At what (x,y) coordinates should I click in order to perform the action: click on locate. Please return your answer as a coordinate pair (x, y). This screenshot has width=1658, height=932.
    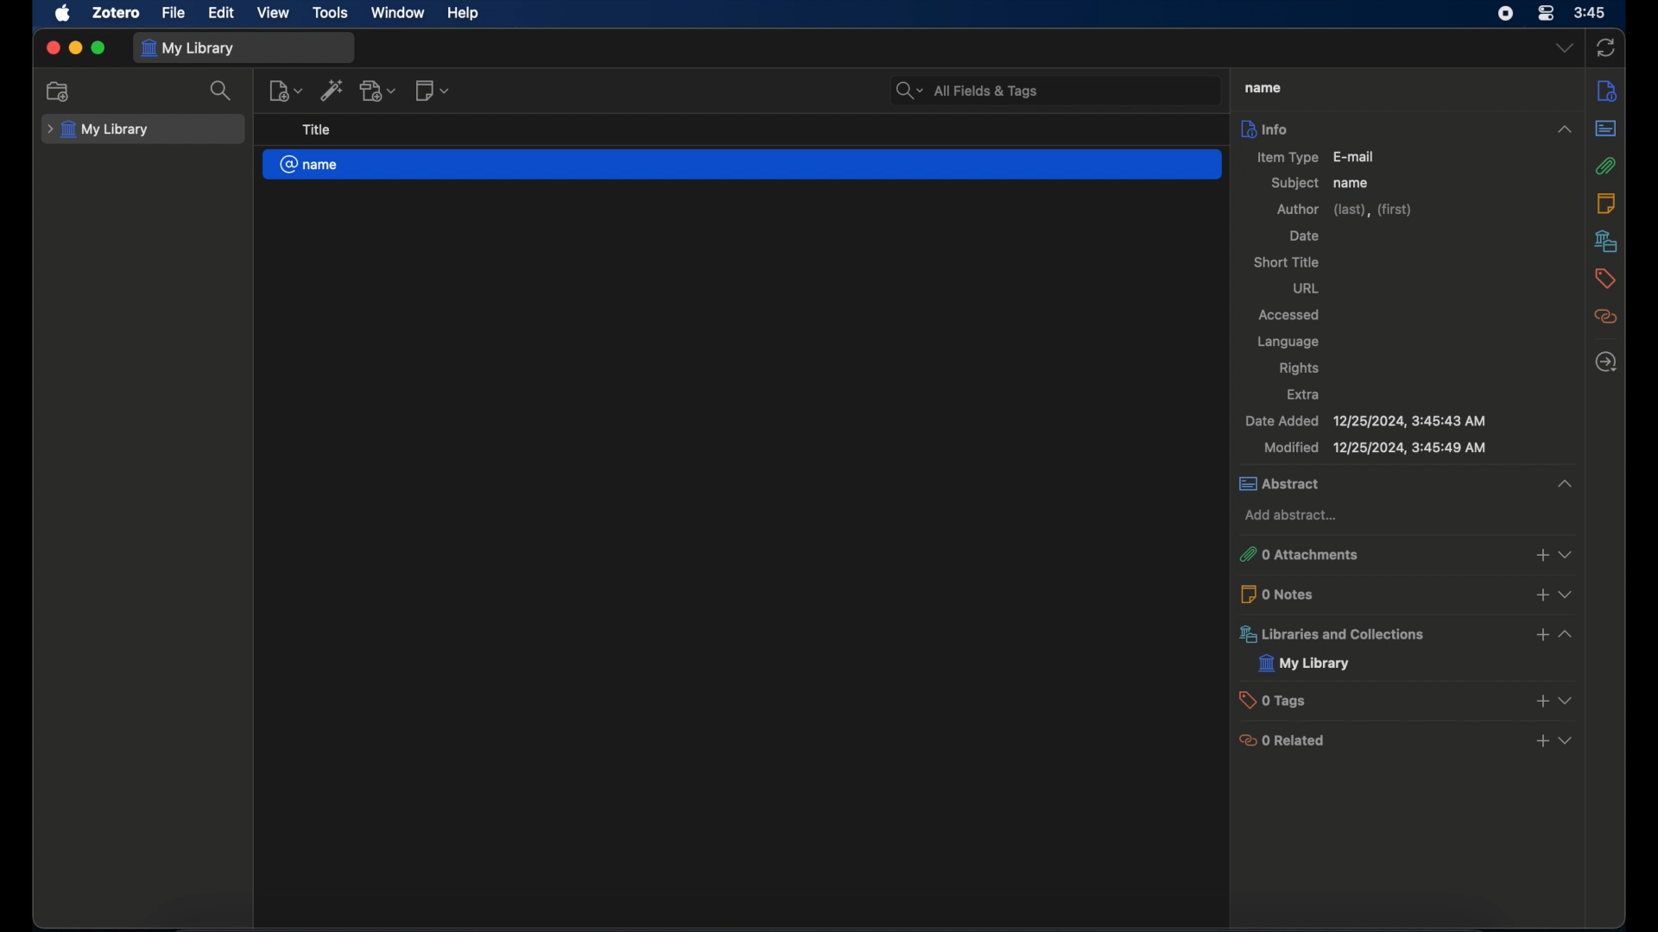
    Looking at the image, I should click on (1604, 362).